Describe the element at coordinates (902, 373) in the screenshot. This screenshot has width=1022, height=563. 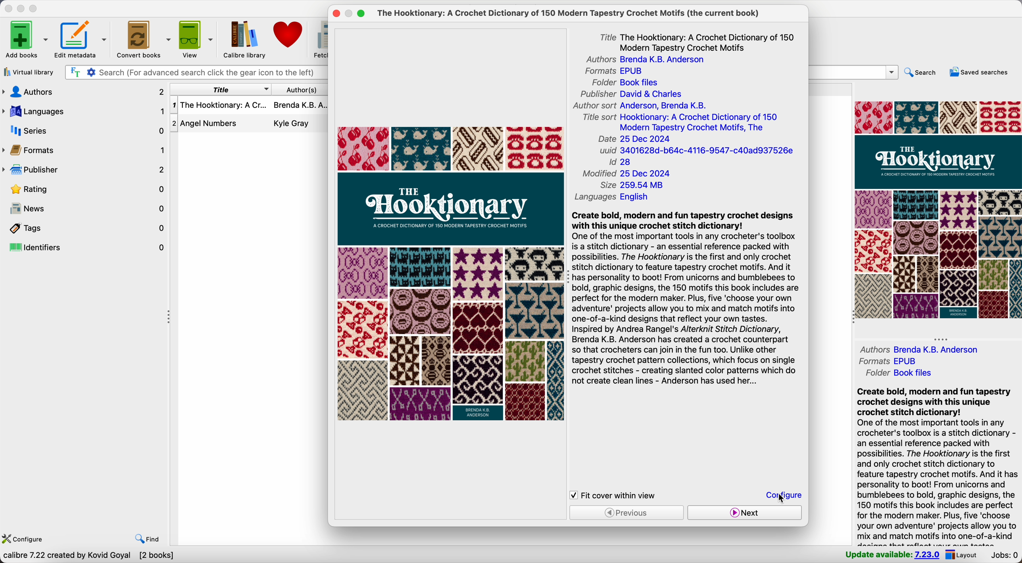
I see `folder` at that location.